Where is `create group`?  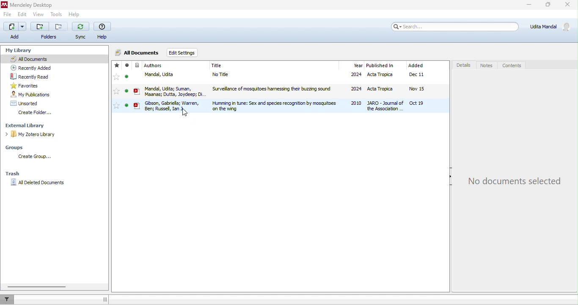 create group is located at coordinates (39, 158).